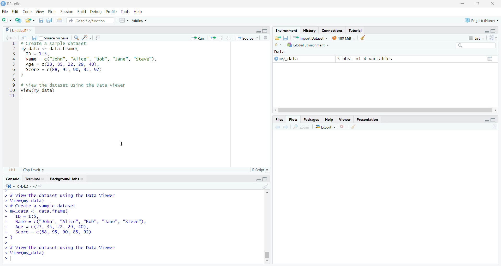 Image resolution: width=501 pixels, height=266 pixels. What do you see at coordinates (312, 119) in the screenshot?
I see `Packages` at bounding box center [312, 119].